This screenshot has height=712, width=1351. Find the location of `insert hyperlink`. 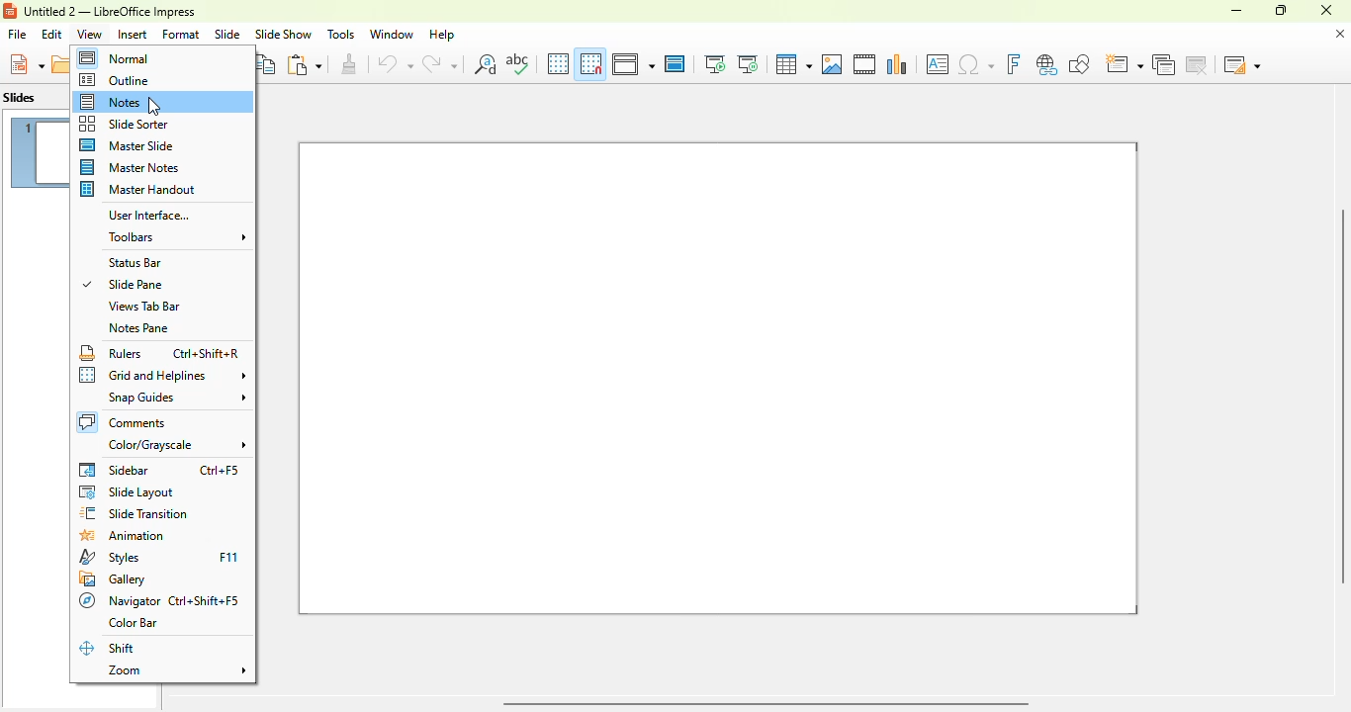

insert hyperlink is located at coordinates (1046, 63).